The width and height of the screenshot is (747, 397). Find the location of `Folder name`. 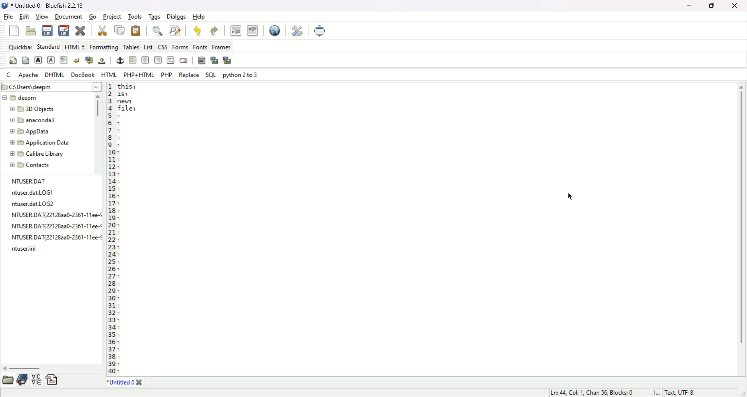

Folder name is located at coordinates (39, 154).